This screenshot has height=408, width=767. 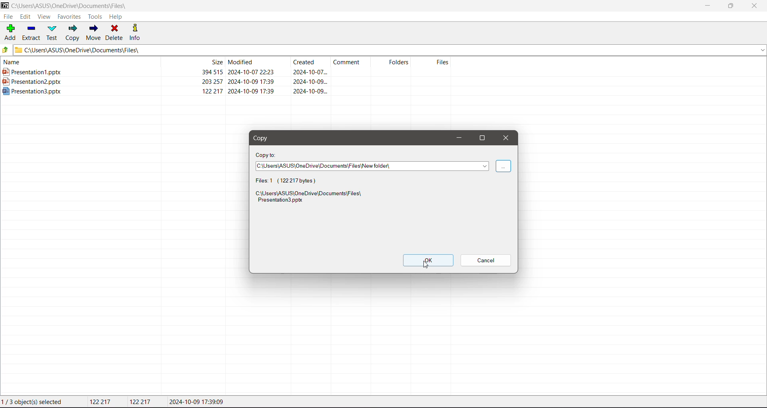 I want to click on File, so click(x=9, y=16).